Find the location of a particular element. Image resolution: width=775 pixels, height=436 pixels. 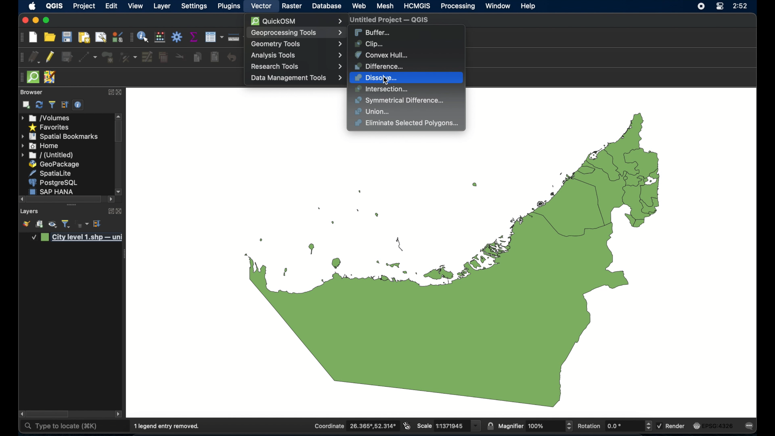

toolbox is located at coordinates (177, 37).